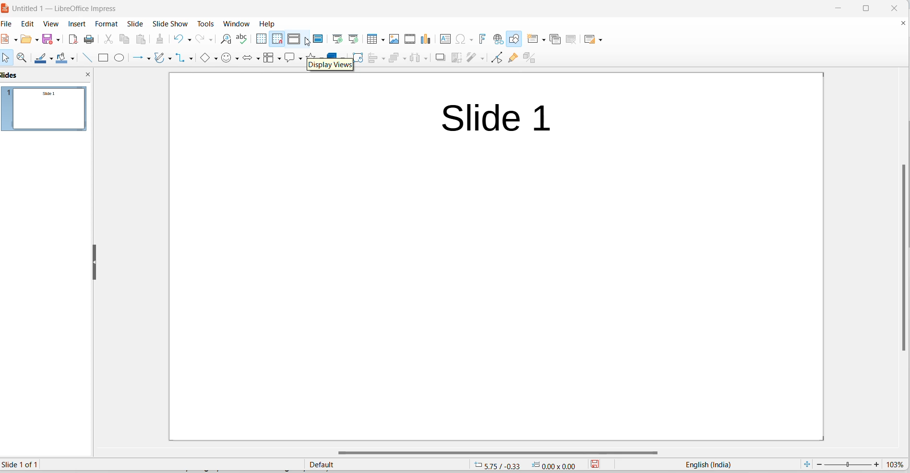 Image resolution: width=910 pixels, height=473 pixels. What do you see at coordinates (7, 39) in the screenshot?
I see `file` at bounding box center [7, 39].